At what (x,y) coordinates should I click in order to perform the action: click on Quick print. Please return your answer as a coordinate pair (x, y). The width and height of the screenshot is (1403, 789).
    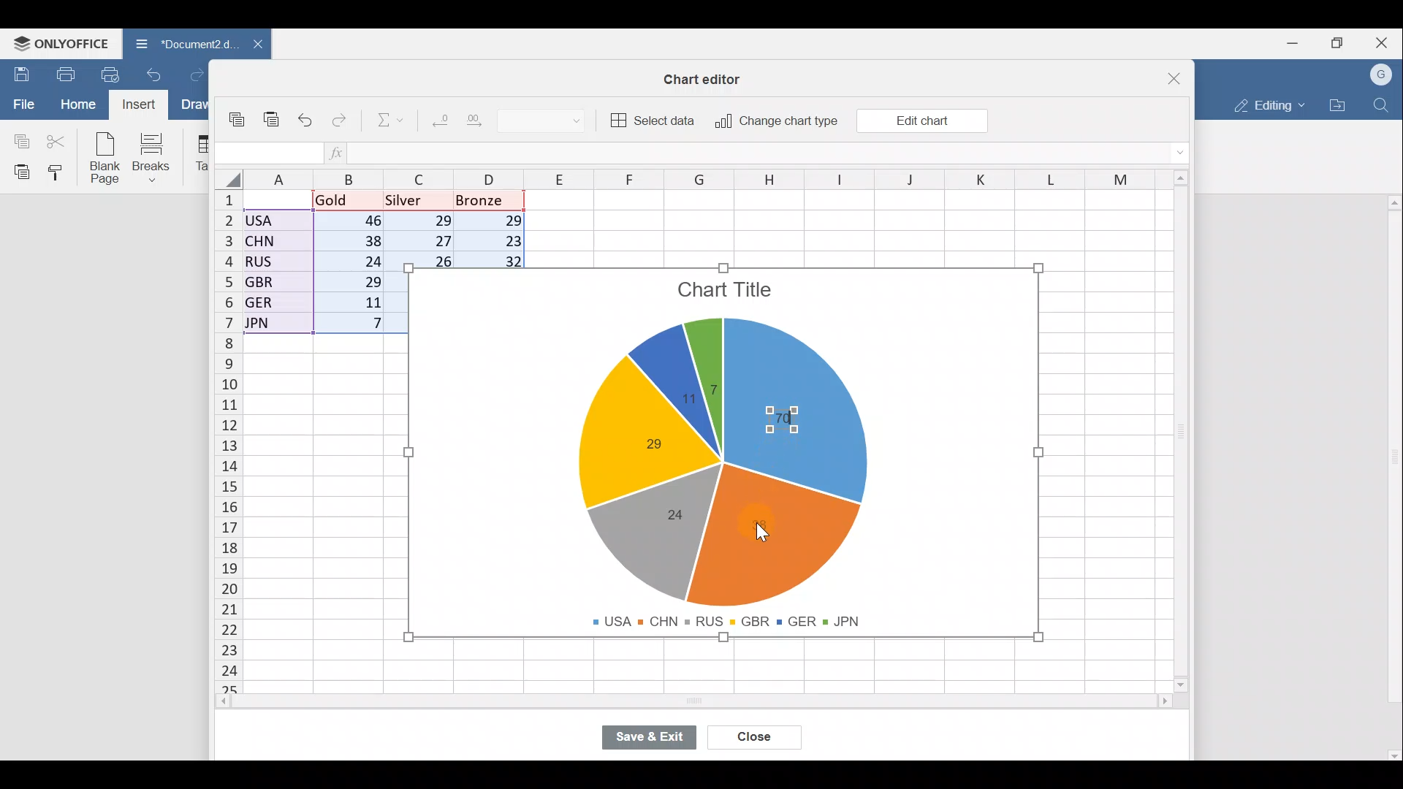
    Looking at the image, I should click on (115, 72).